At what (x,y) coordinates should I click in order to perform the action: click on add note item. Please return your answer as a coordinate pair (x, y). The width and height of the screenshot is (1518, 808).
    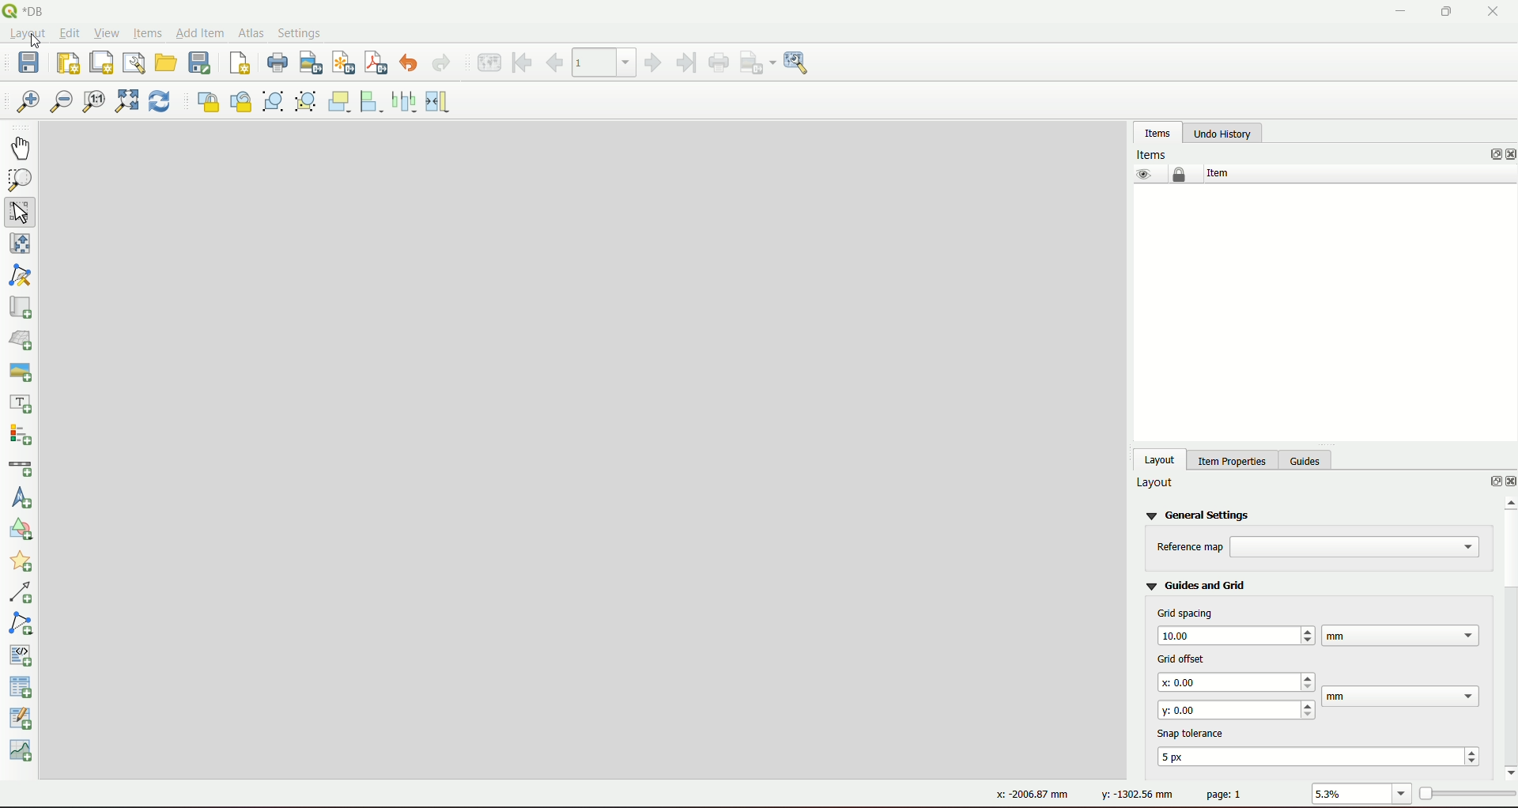
    Looking at the image, I should click on (23, 622).